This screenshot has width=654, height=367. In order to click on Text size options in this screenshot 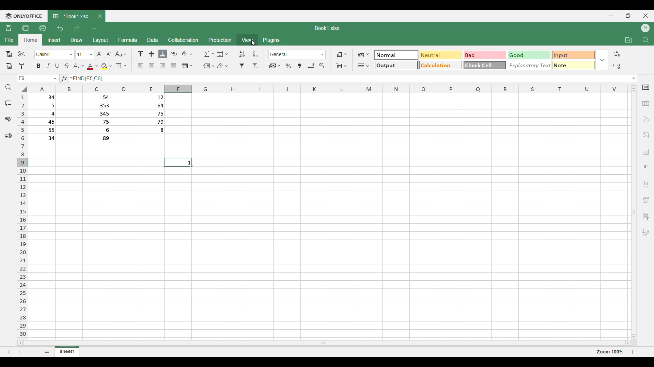, I will do `click(91, 55)`.